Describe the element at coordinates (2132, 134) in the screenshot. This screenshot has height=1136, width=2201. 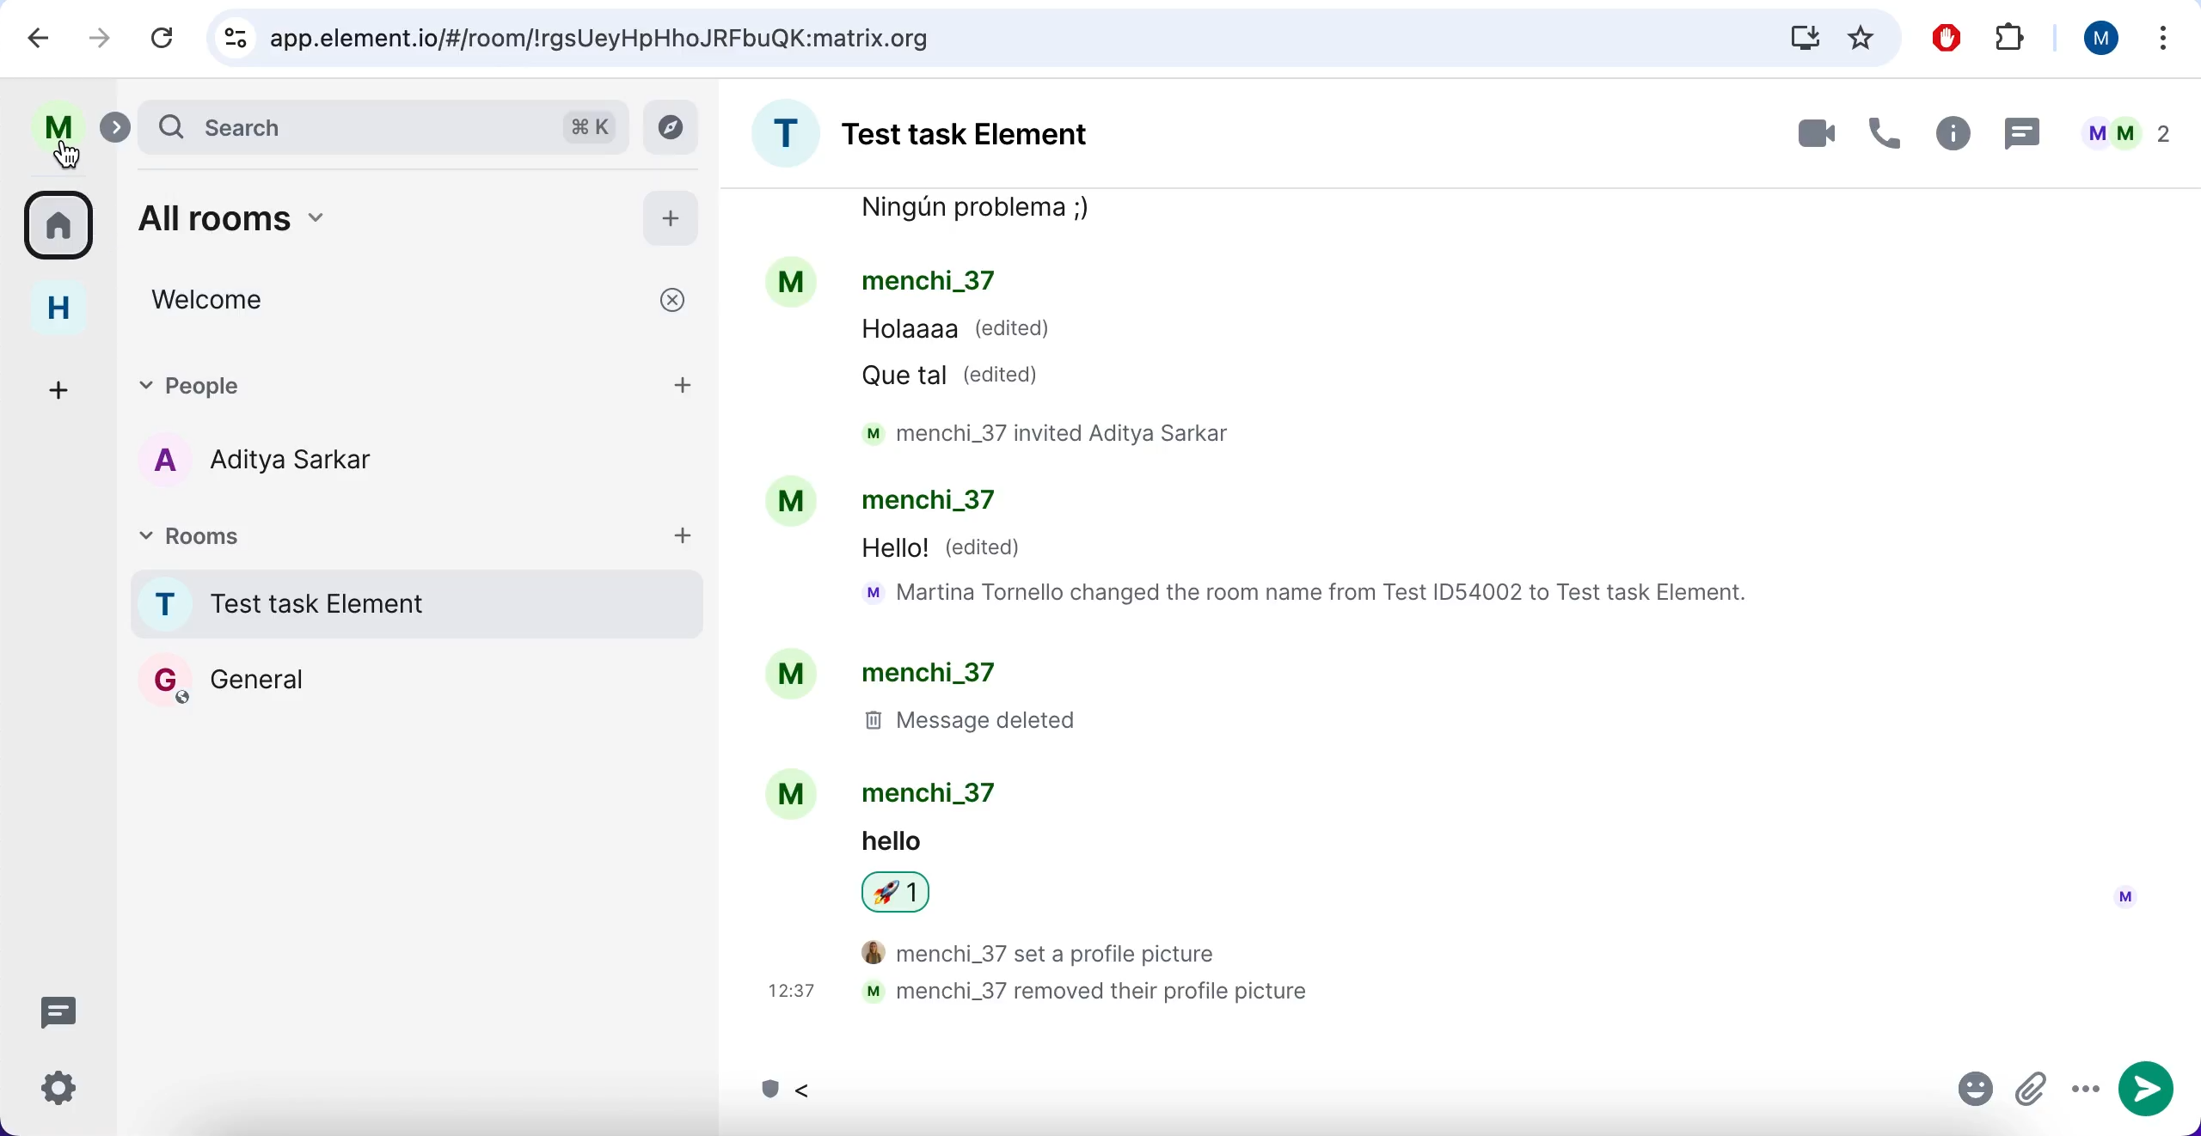
I see `` at that location.